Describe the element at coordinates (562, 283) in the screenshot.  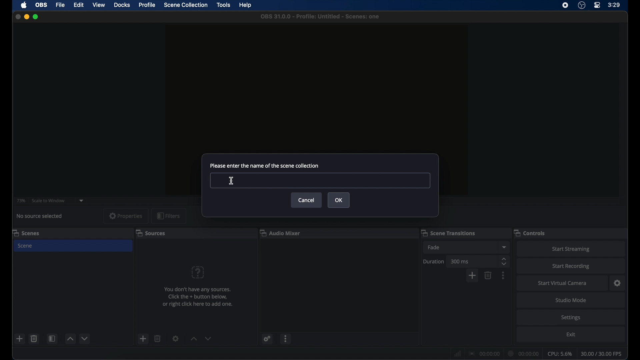
I see `start virtual camera` at that location.